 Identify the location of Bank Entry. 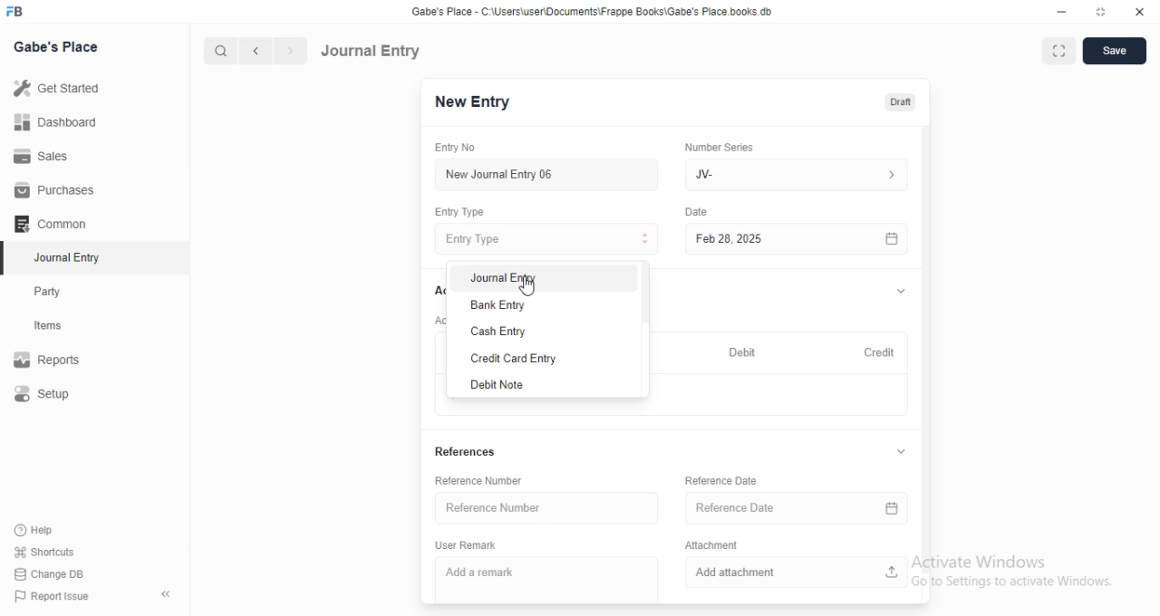
(550, 306).